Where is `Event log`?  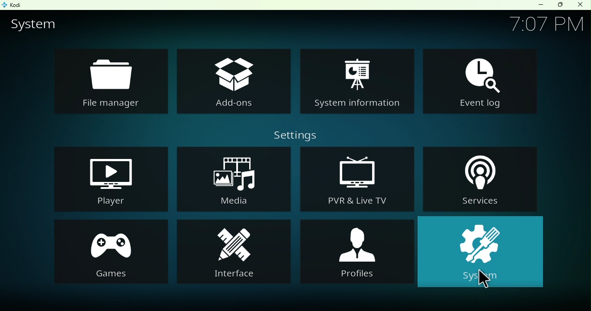
Event log is located at coordinates (482, 80).